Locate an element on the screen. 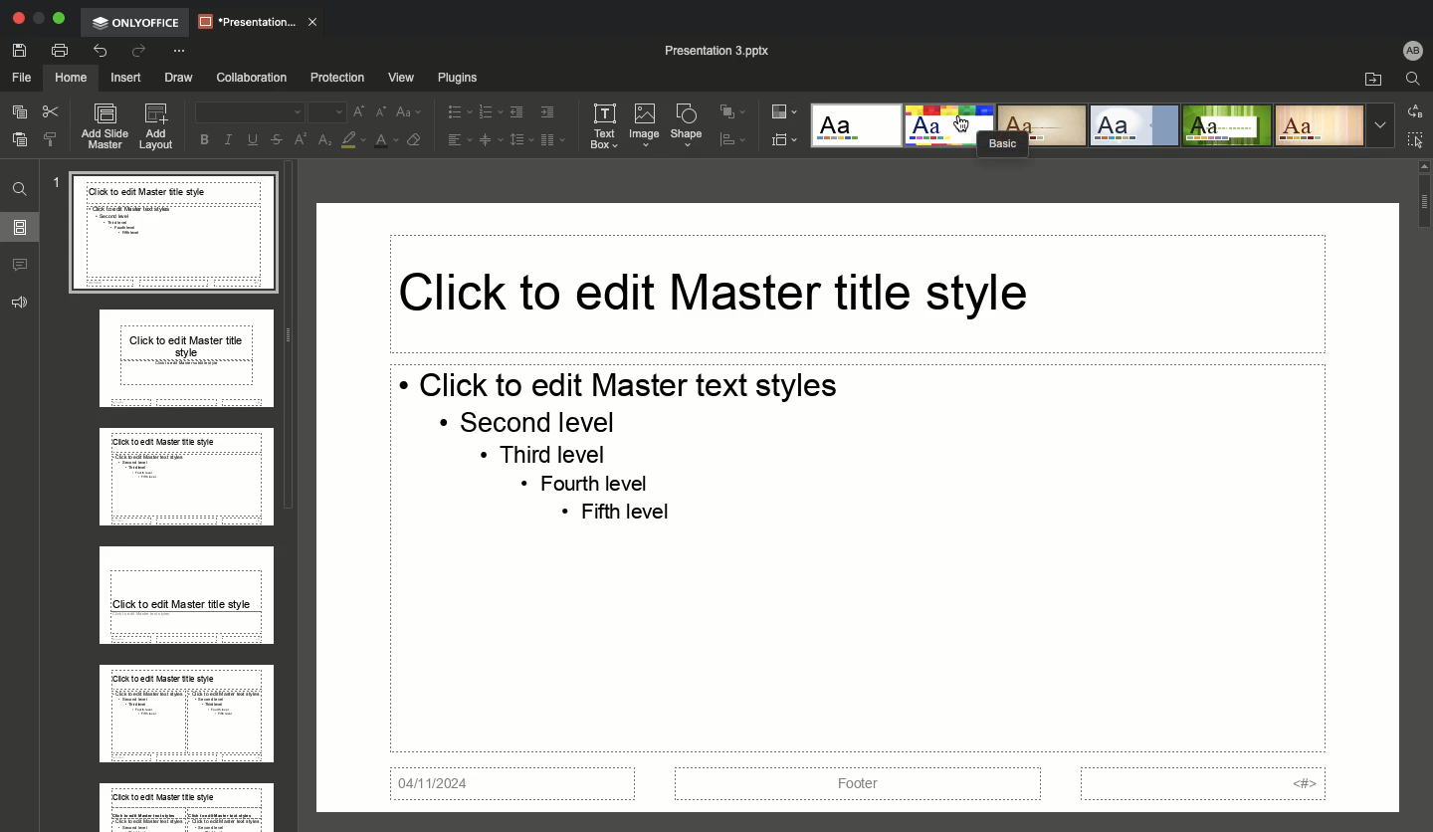 The height and width of the screenshot is (832, 1433). Comments is located at coordinates (23, 266).